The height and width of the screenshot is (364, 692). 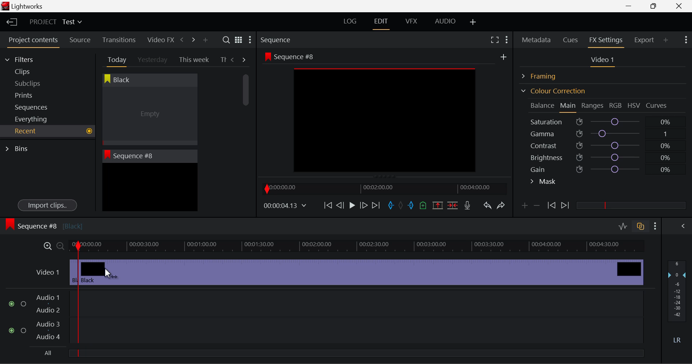 What do you see at coordinates (357, 247) in the screenshot?
I see `Project Timeline` at bounding box center [357, 247].